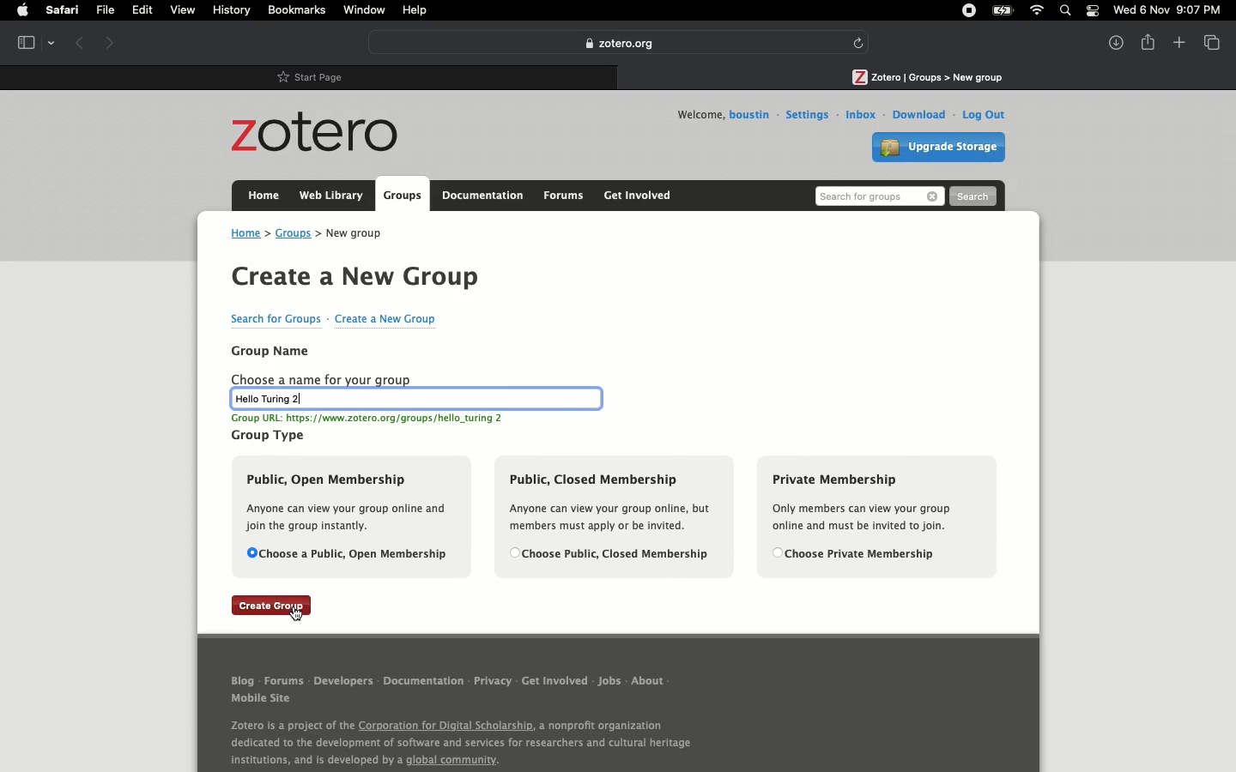 This screenshot has width=1236, height=772. I want to click on Cursor, so click(296, 614).